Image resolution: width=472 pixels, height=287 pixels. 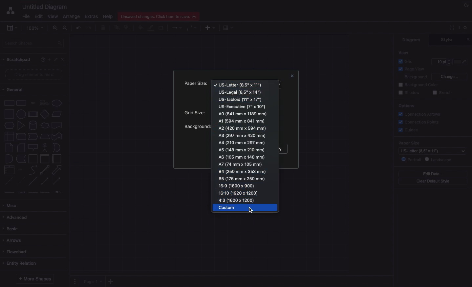 I want to click on Card, so click(x=21, y=147).